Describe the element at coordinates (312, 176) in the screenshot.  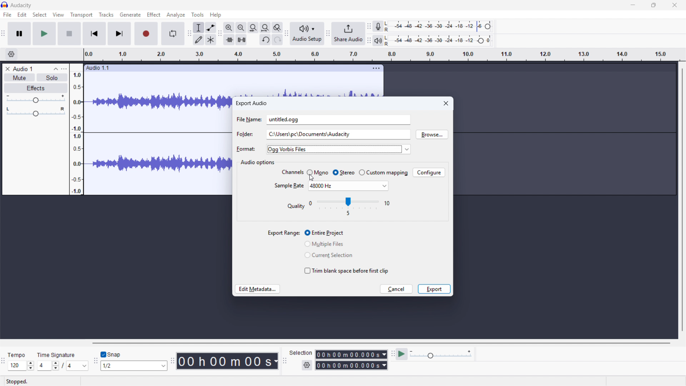
I see `Cursor ` at that location.